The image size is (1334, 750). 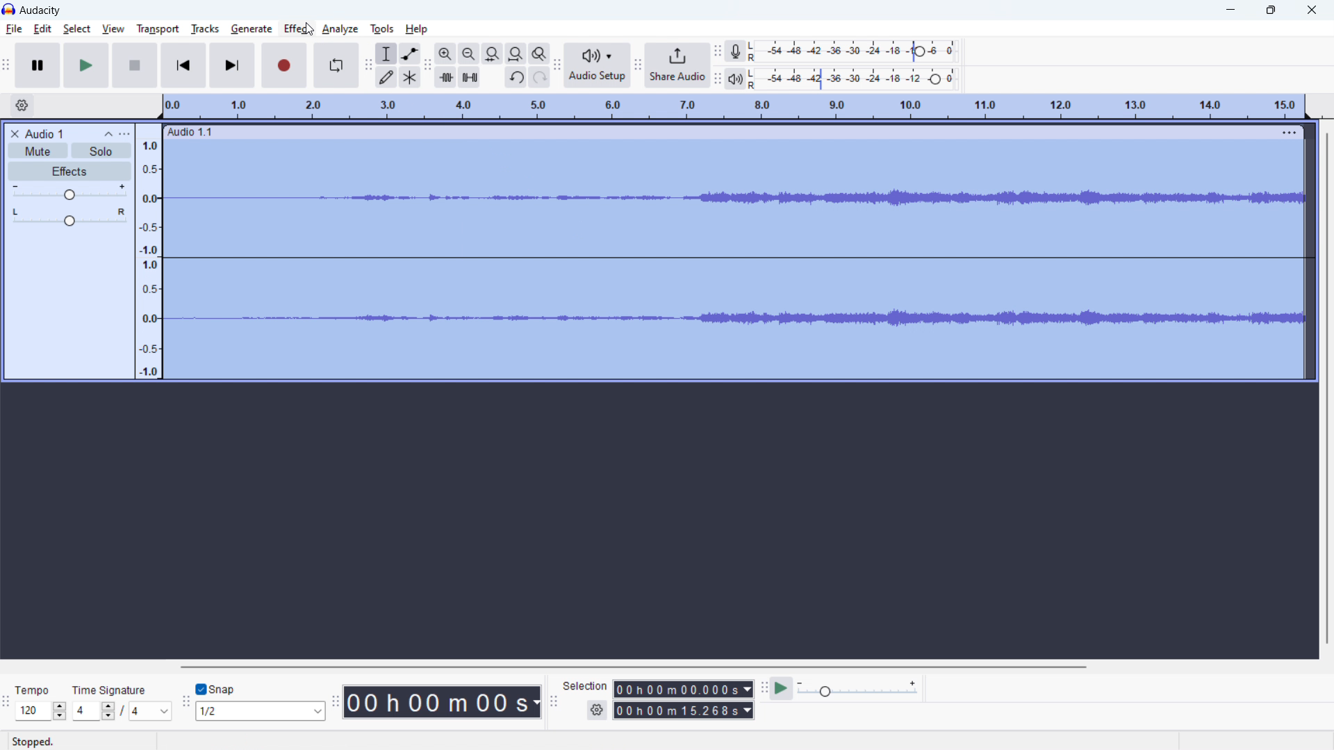 What do you see at coordinates (1271, 10) in the screenshot?
I see `maximize` at bounding box center [1271, 10].